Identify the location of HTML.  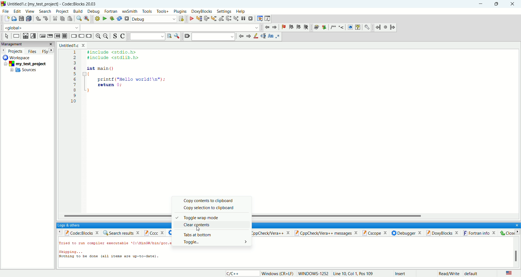
(350, 27).